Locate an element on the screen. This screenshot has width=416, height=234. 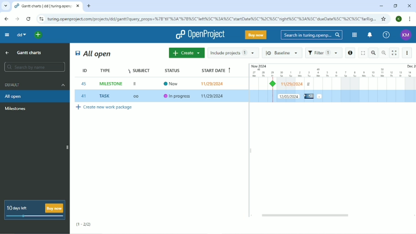
View site information is located at coordinates (41, 19).